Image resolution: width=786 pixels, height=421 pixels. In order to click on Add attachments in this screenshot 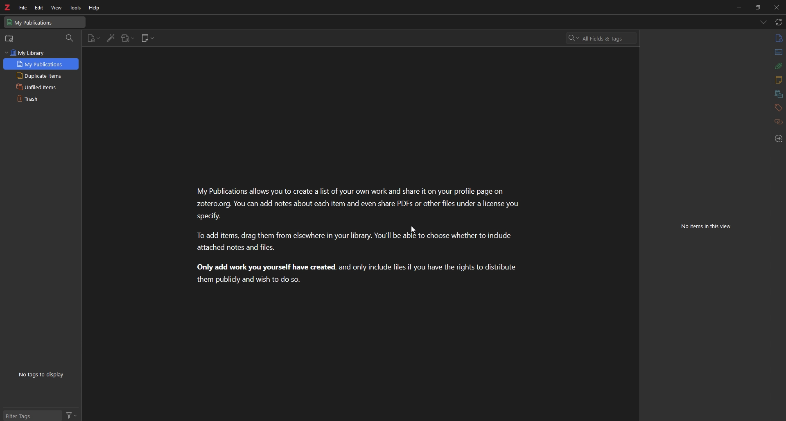, I will do `click(126, 38)`.